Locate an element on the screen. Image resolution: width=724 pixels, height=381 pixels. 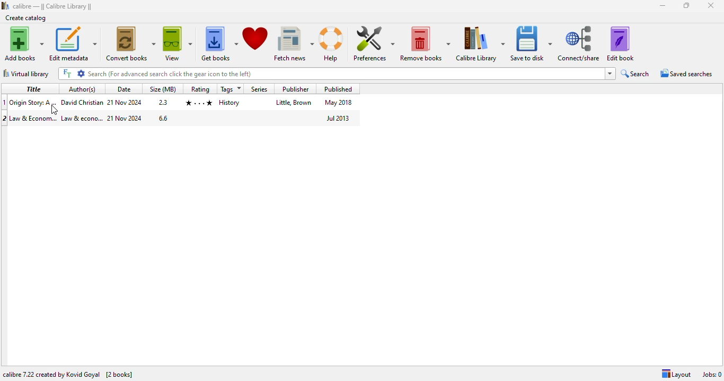
edit metadata is located at coordinates (73, 43).